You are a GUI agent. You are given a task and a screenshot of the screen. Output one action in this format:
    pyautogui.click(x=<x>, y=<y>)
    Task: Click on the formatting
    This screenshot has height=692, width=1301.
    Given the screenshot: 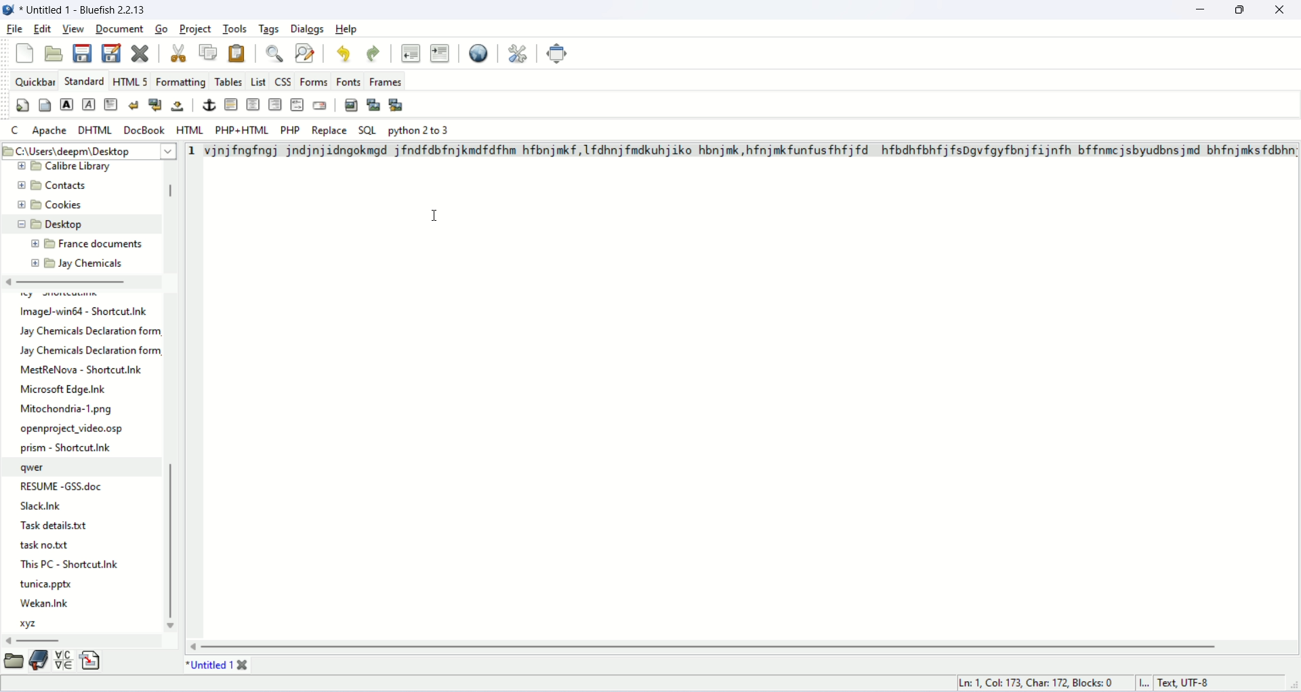 What is the action you would take?
    pyautogui.click(x=182, y=81)
    